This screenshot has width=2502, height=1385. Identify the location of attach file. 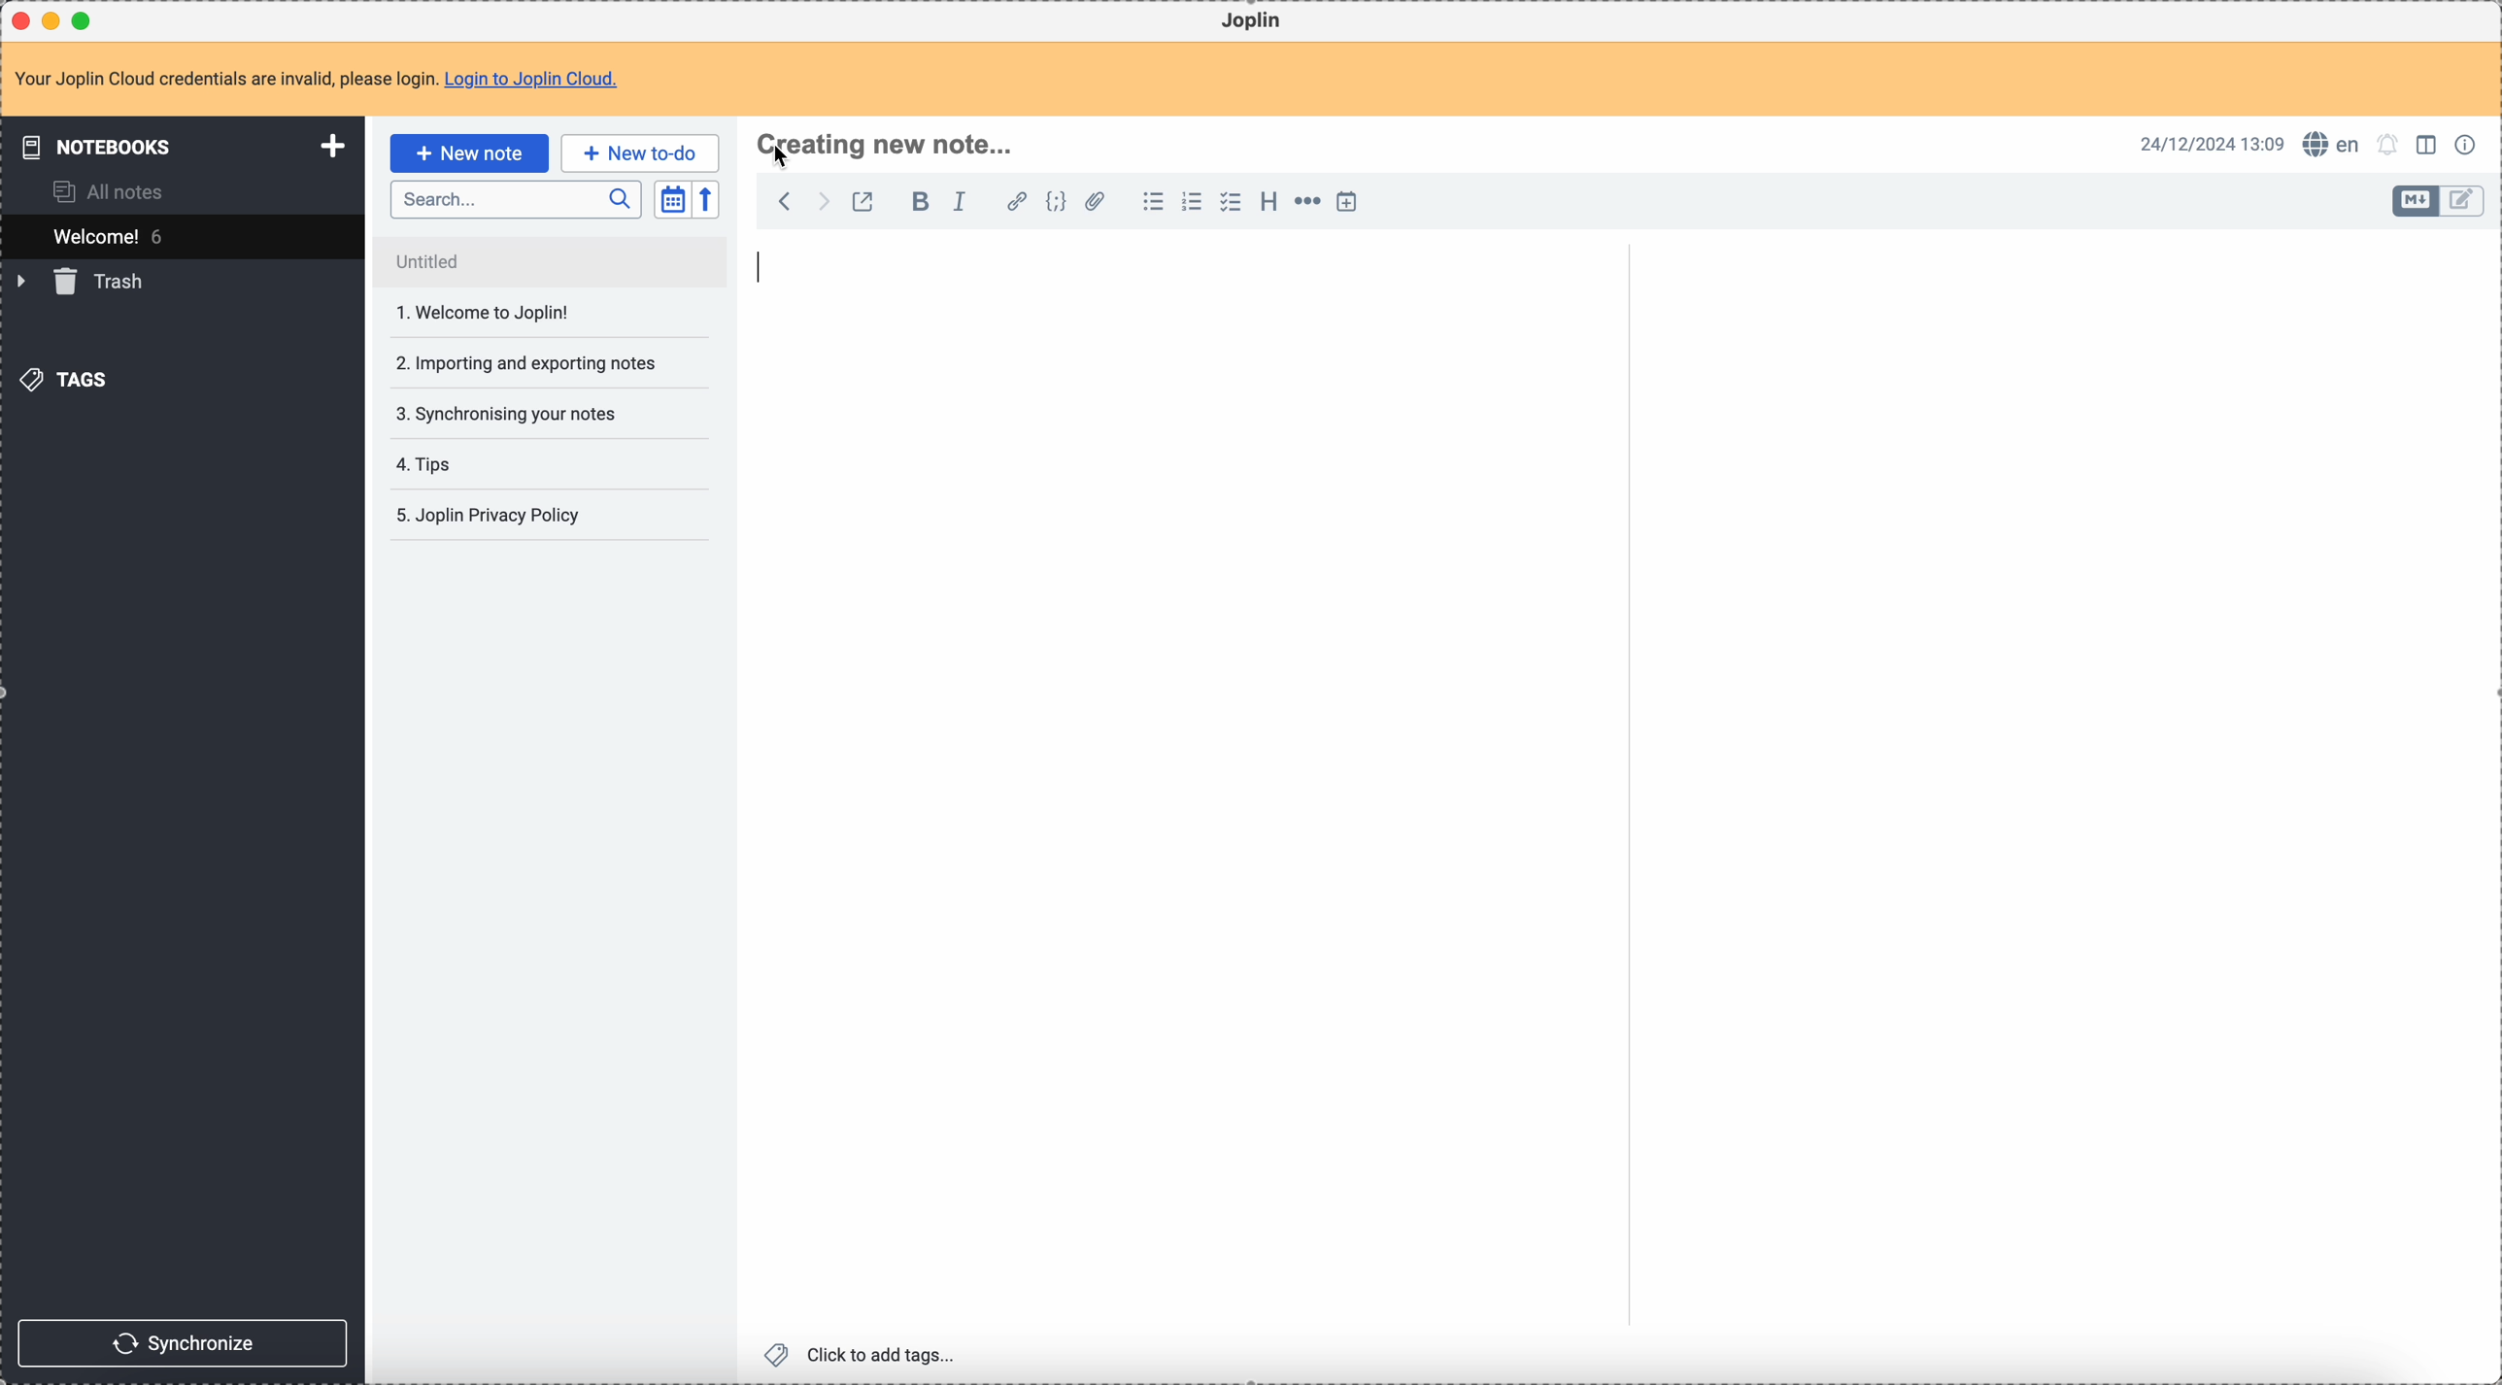
(1092, 203).